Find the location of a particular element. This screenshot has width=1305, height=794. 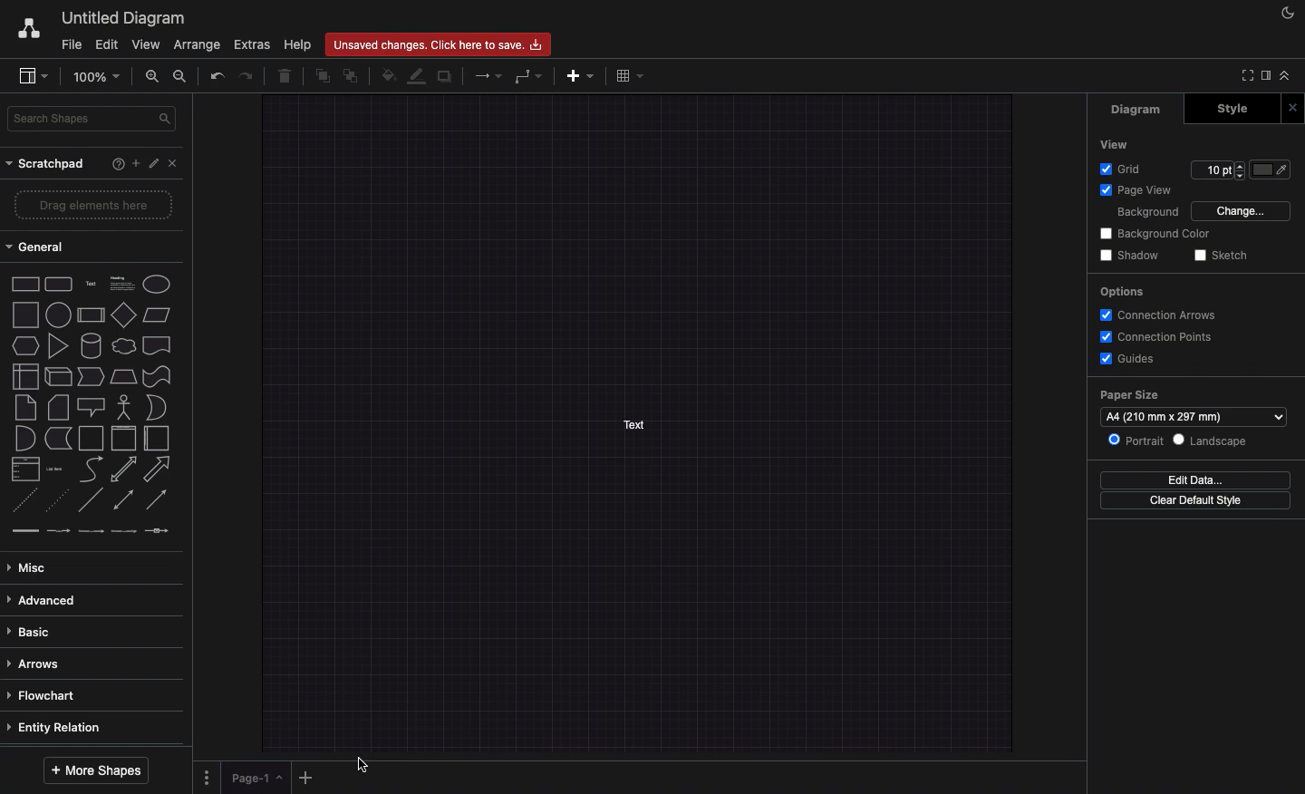

Duplicate is located at coordinates (446, 76).